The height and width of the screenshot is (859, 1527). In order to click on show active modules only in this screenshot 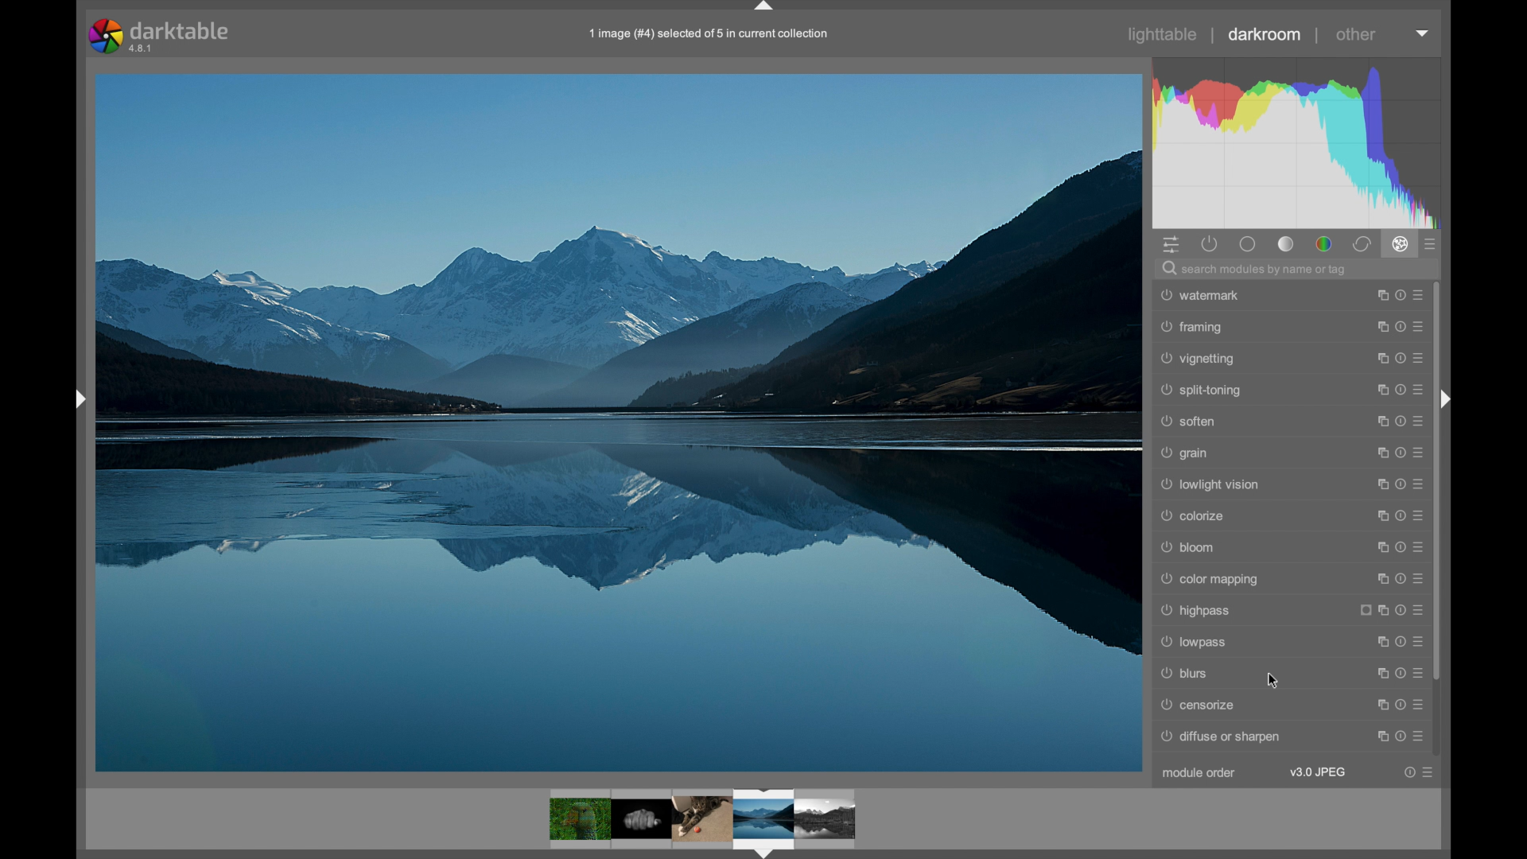, I will do `click(1209, 243)`.